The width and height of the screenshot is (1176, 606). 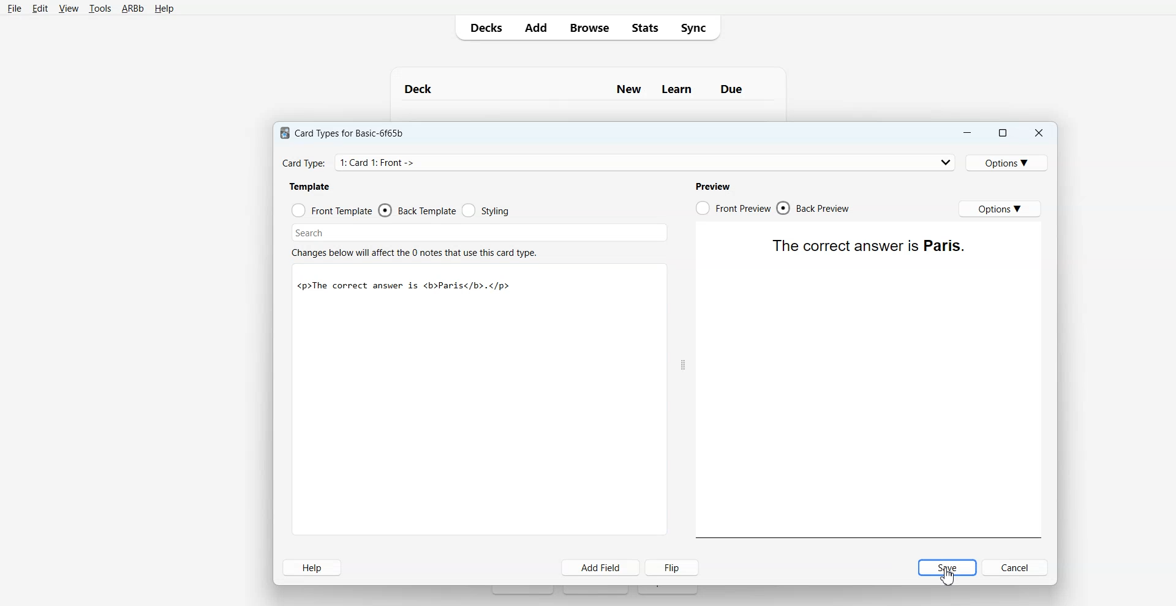 What do you see at coordinates (39, 8) in the screenshot?
I see `Edit` at bounding box center [39, 8].